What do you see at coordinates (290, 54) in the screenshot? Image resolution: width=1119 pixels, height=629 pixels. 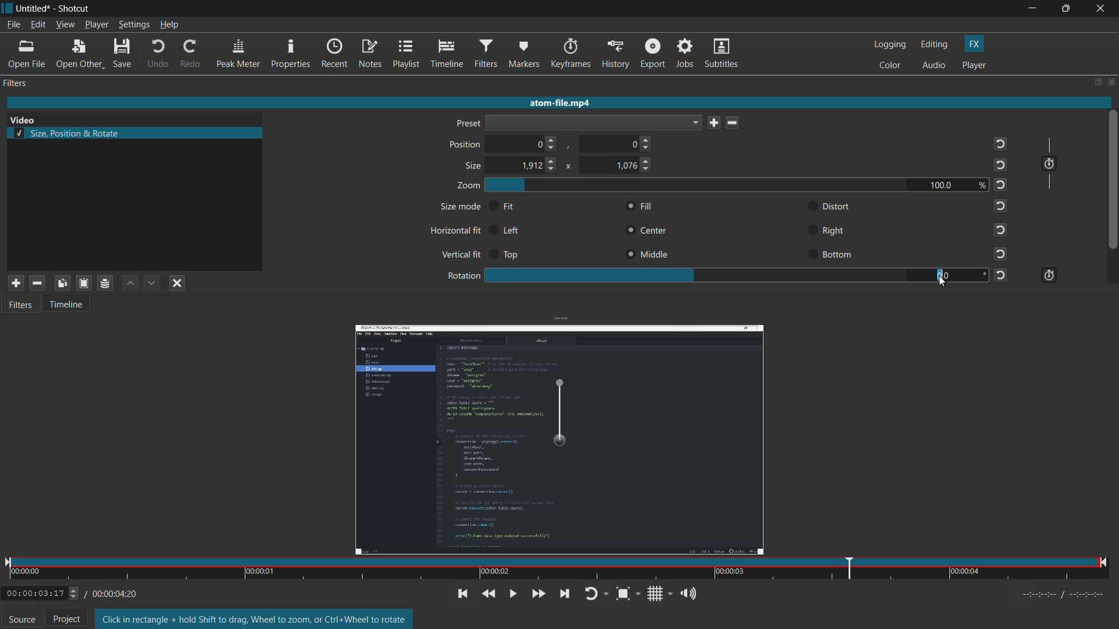 I see `properties` at bounding box center [290, 54].